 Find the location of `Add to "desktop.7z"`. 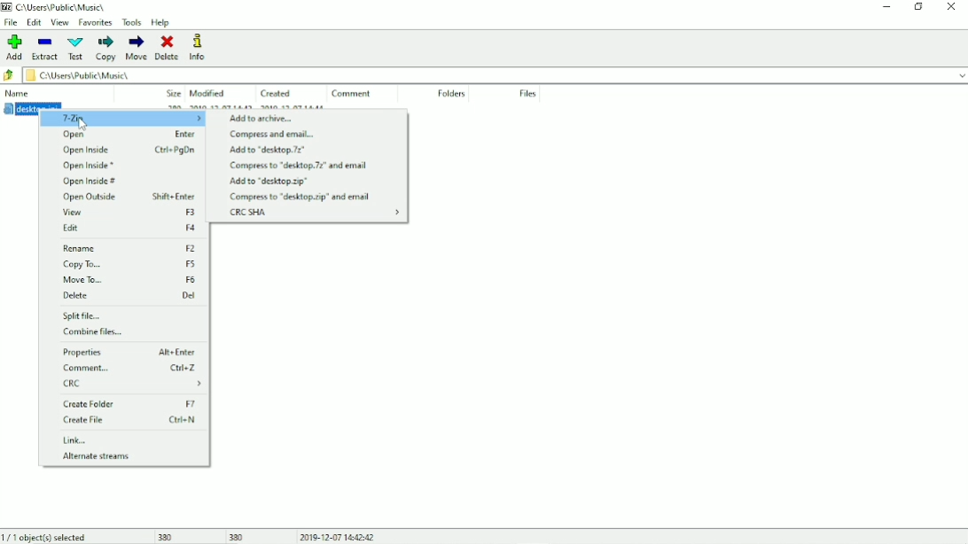

Add to "desktop.7z" is located at coordinates (269, 152).